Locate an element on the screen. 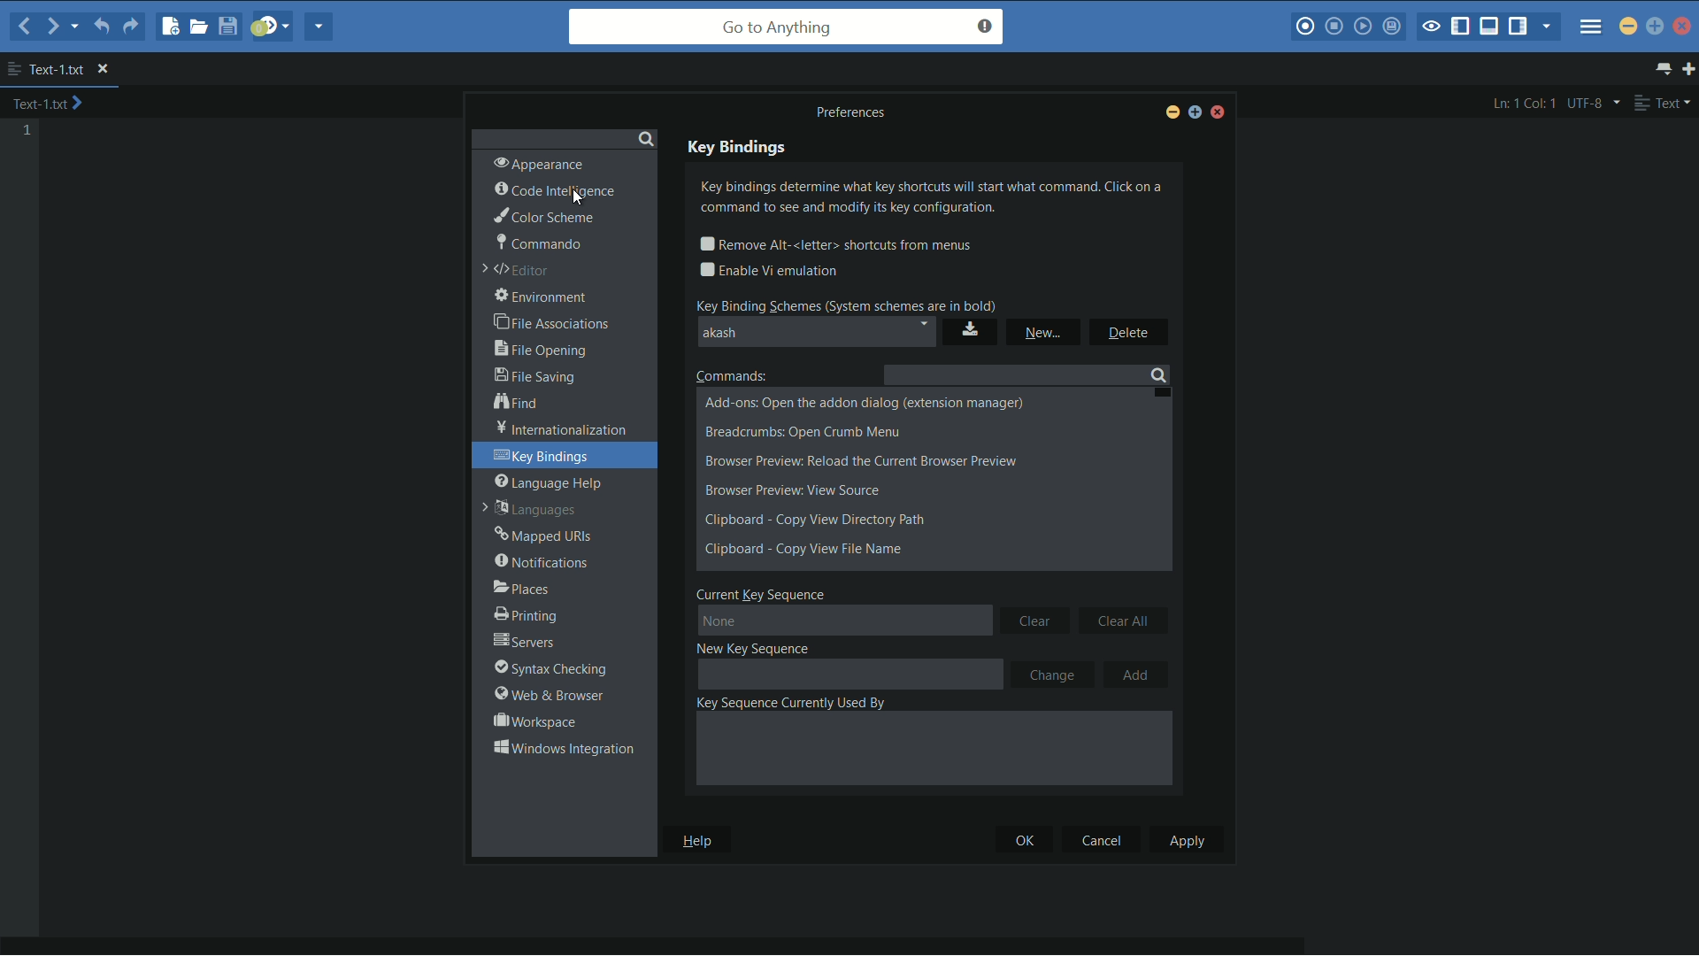  open file is located at coordinates (201, 26).